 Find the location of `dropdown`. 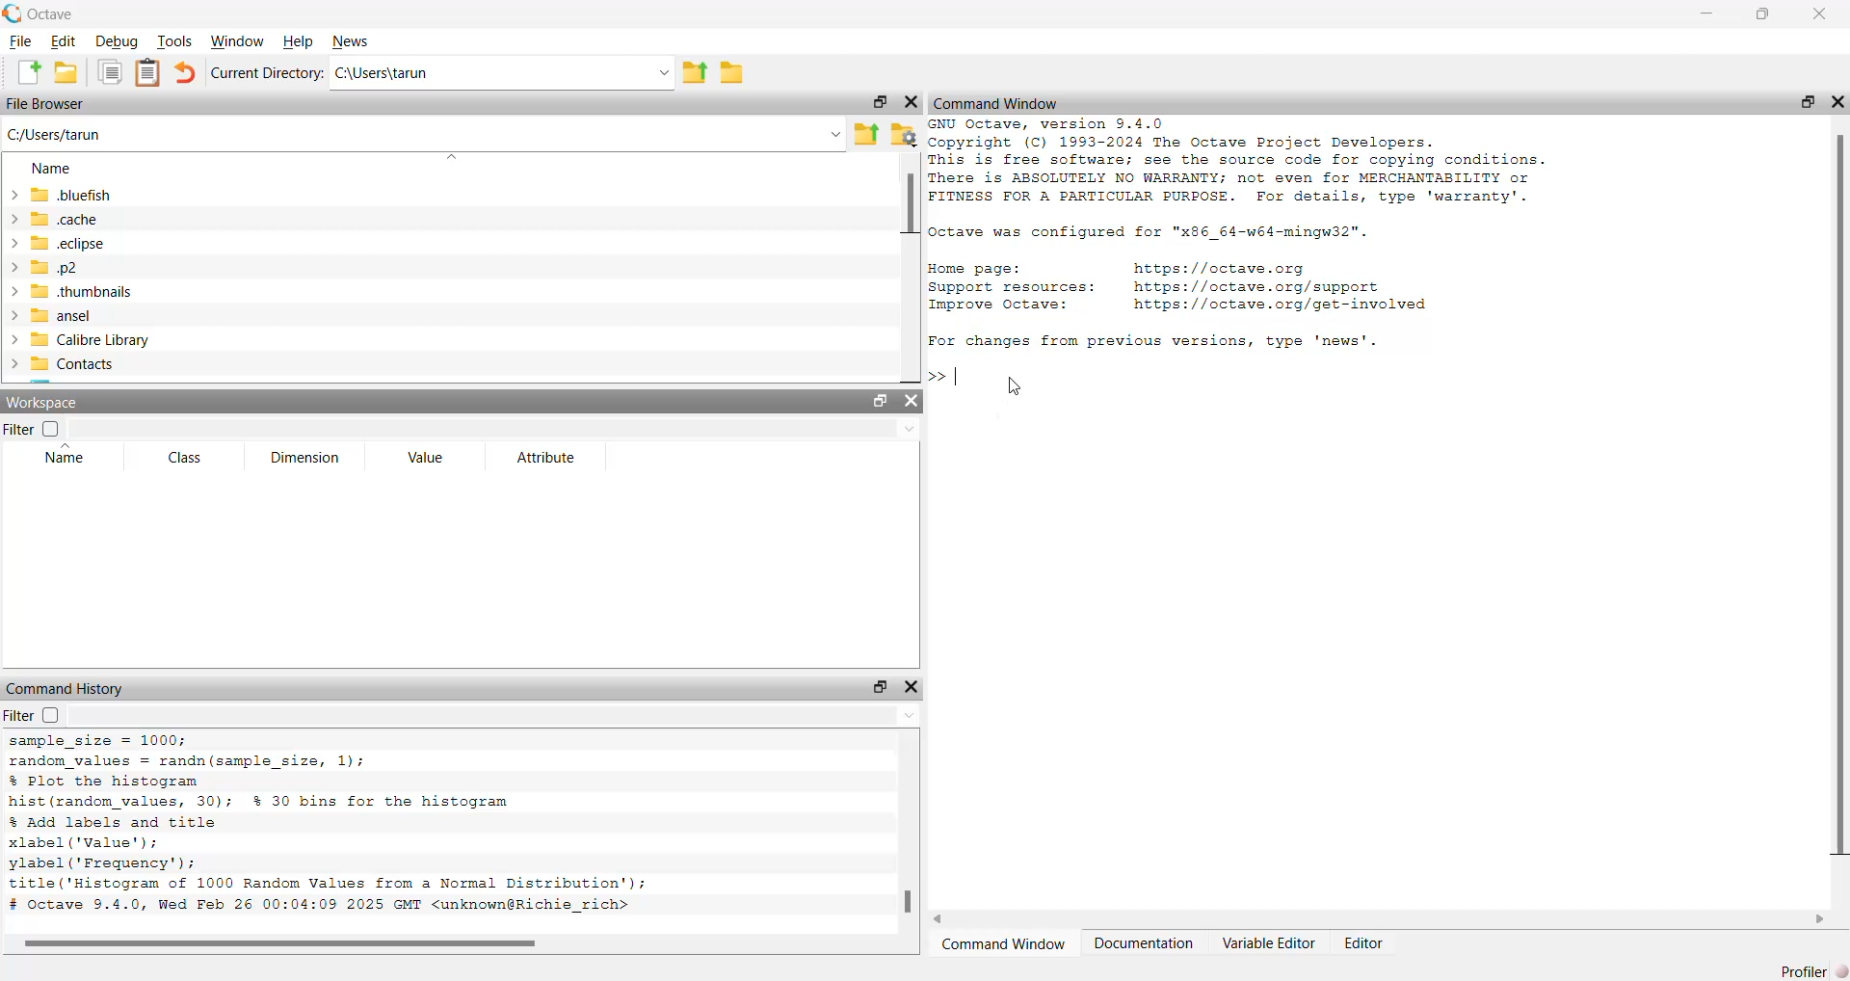

dropdown is located at coordinates (834, 134).